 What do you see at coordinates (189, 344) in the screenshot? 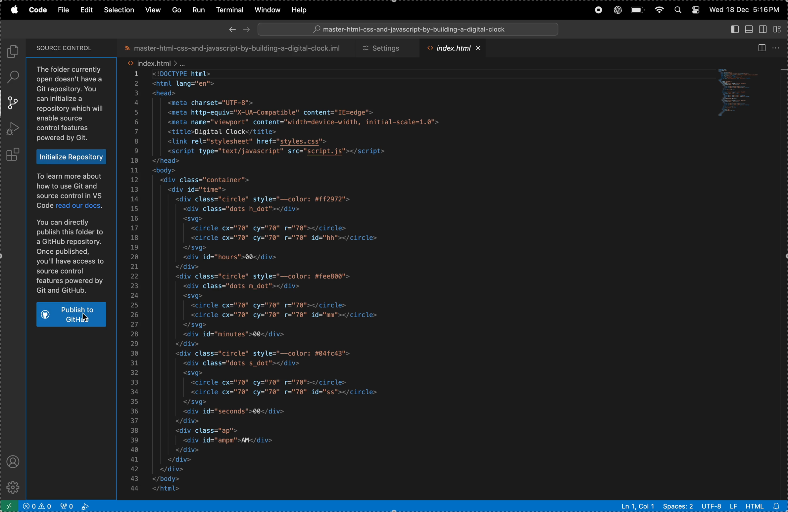
I see `</div>` at bounding box center [189, 344].